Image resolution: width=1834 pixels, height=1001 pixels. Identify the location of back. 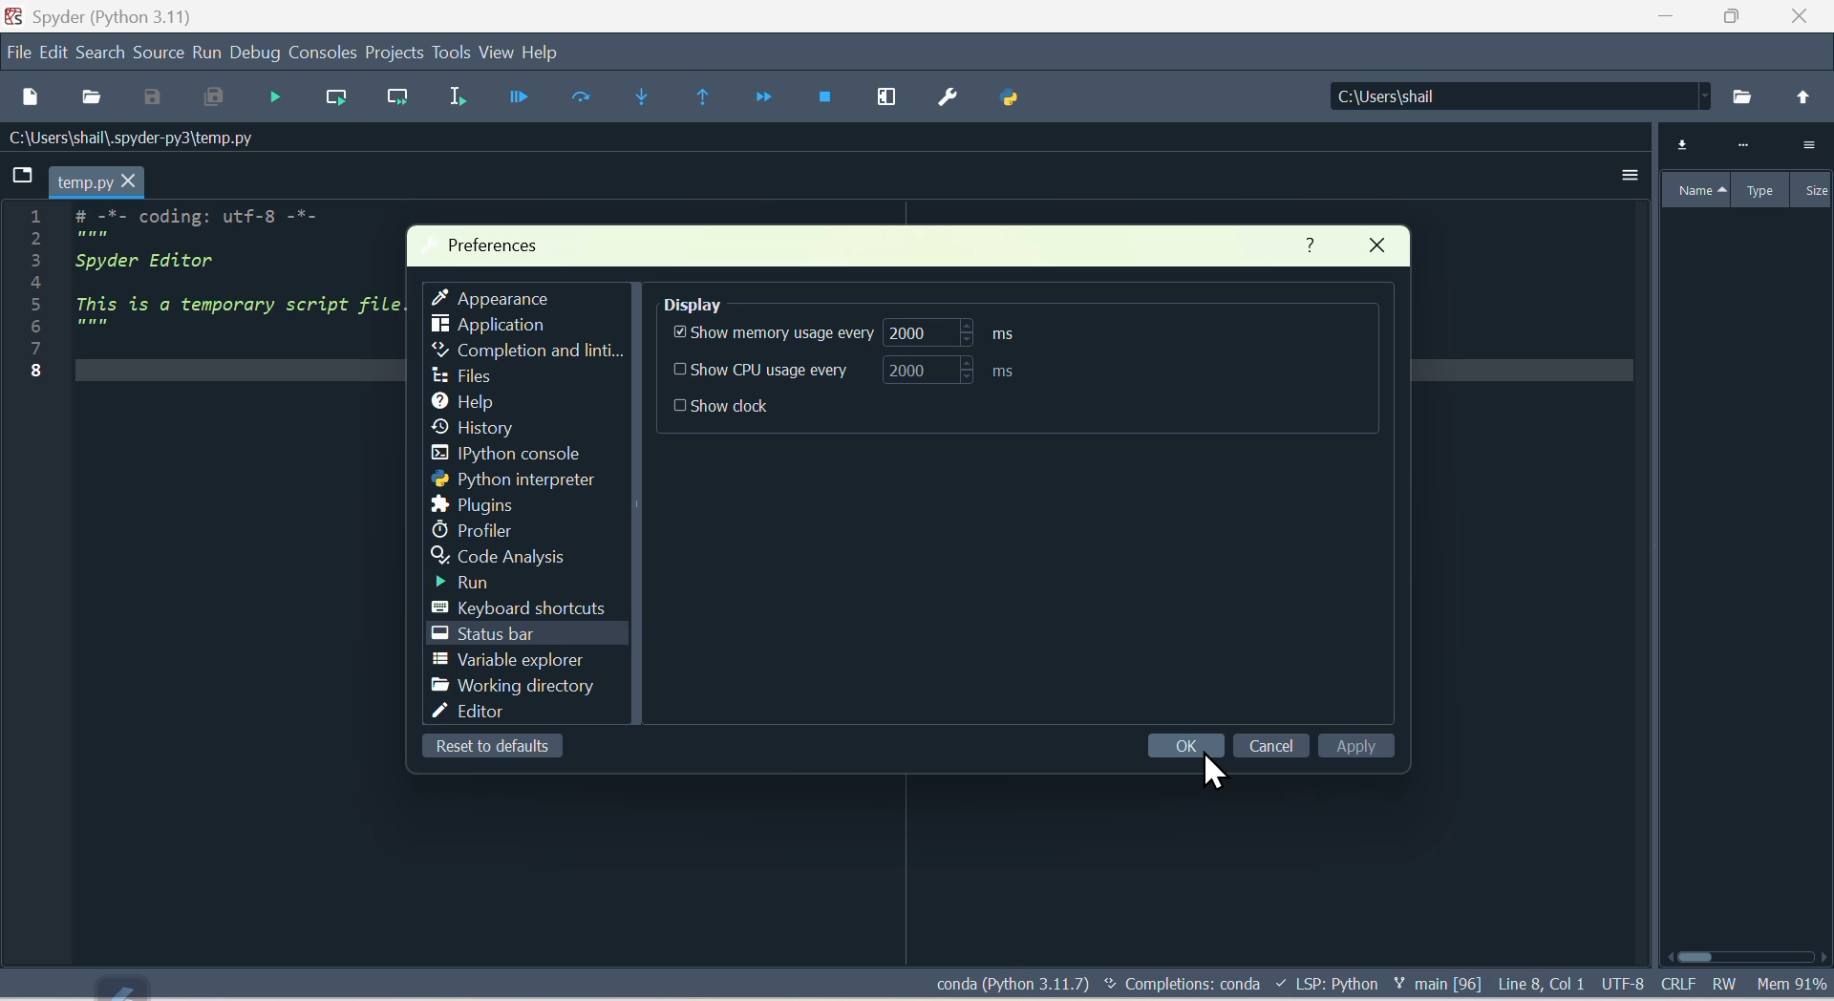
(1803, 96).